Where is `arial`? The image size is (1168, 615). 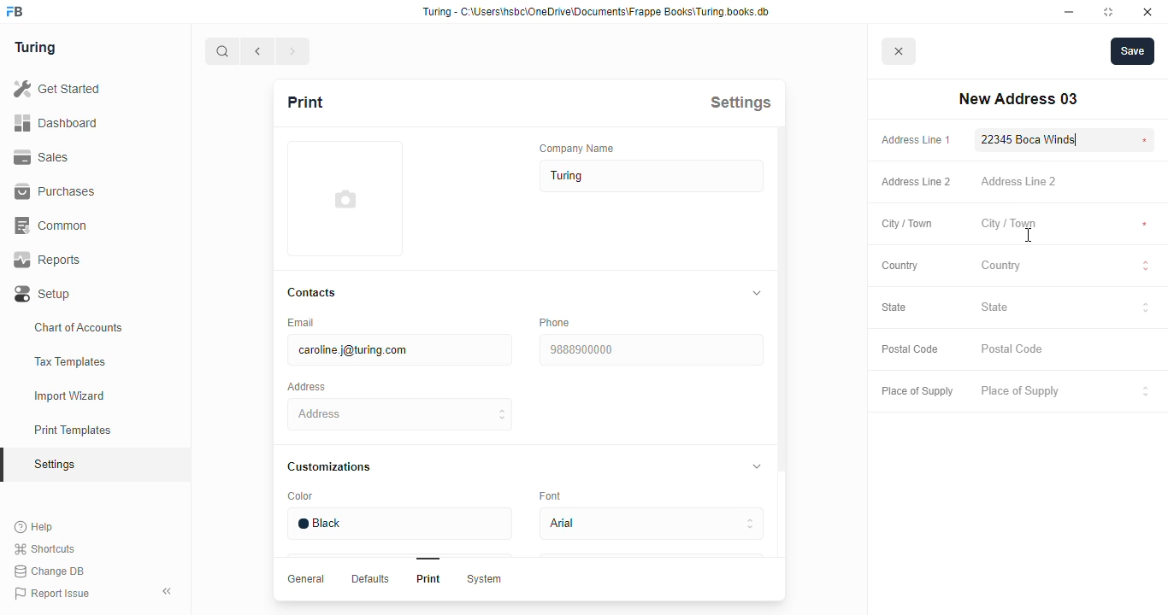
arial is located at coordinates (651, 524).